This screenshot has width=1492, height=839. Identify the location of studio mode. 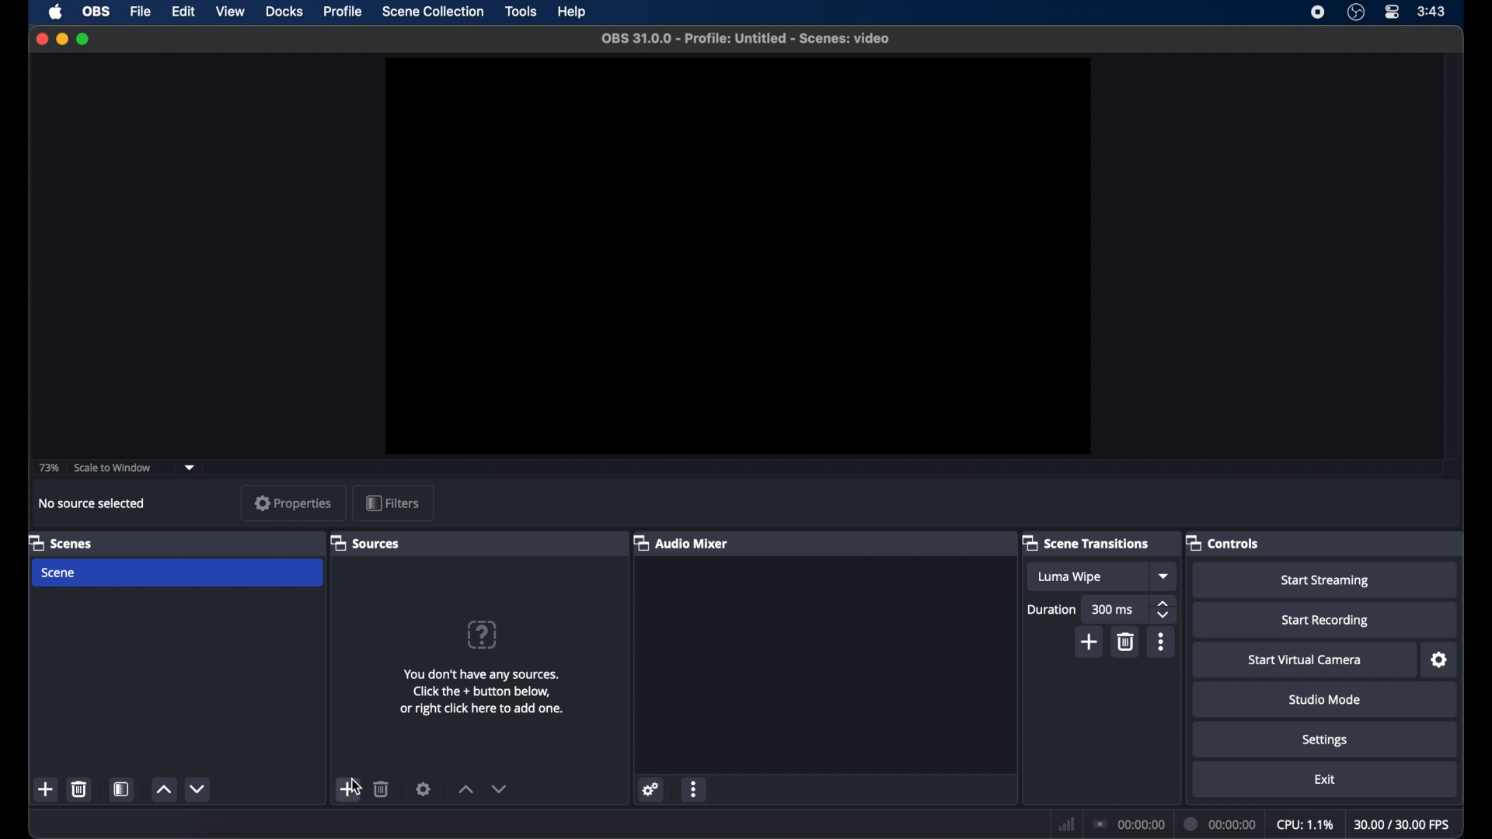
(1326, 700).